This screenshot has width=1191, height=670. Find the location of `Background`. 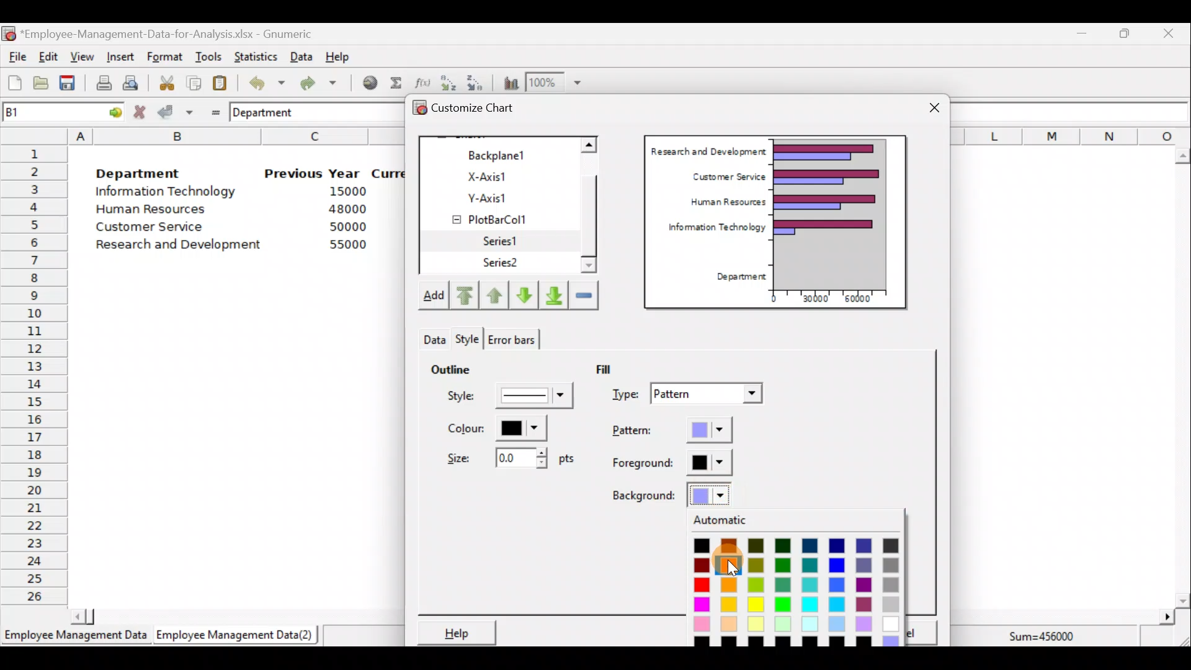

Background is located at coordinates (672, 494).